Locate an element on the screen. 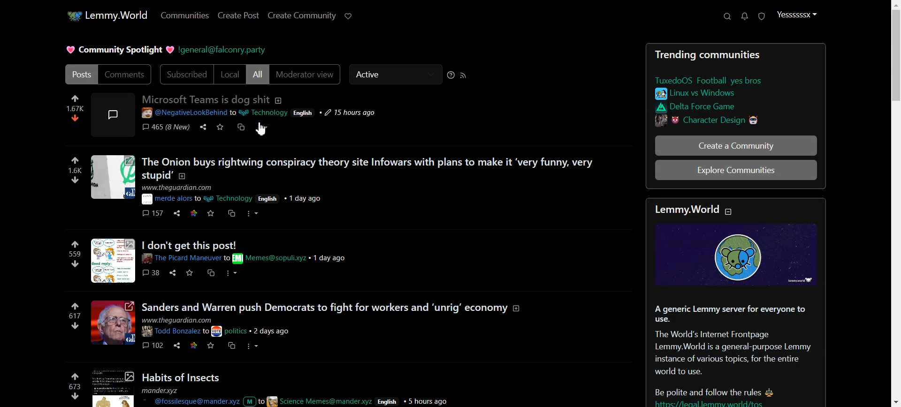  dislike is located at coordinates (76, 326).